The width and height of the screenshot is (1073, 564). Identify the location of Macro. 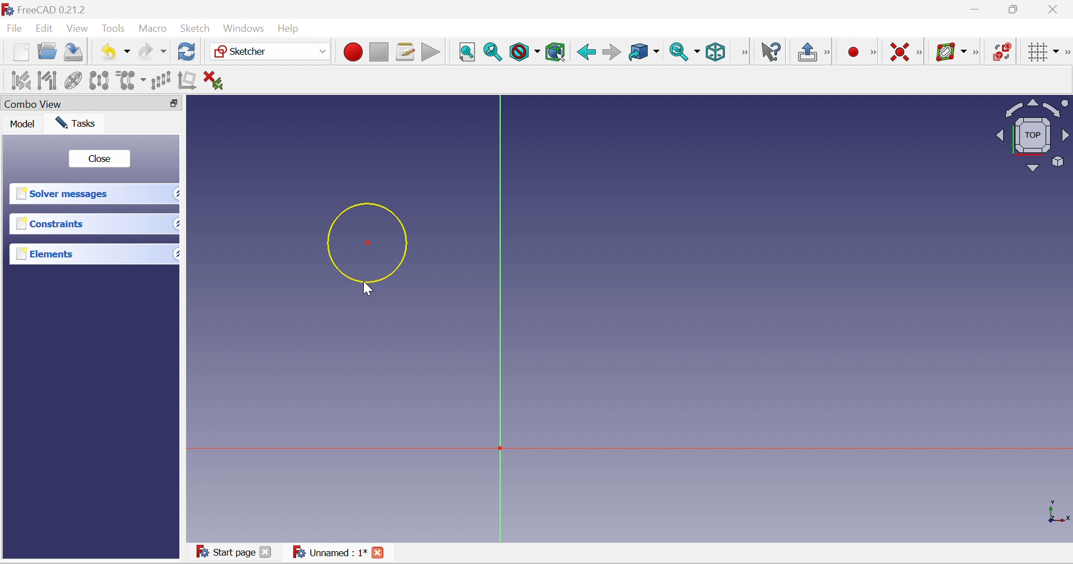
(153, 29).